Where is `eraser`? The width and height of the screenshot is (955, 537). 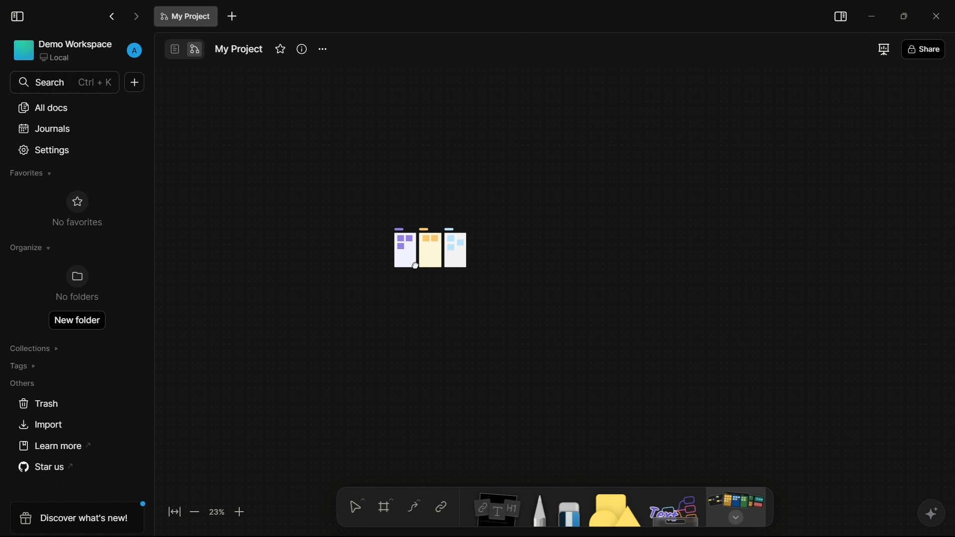
eraser is located at coordinates (569, 514).